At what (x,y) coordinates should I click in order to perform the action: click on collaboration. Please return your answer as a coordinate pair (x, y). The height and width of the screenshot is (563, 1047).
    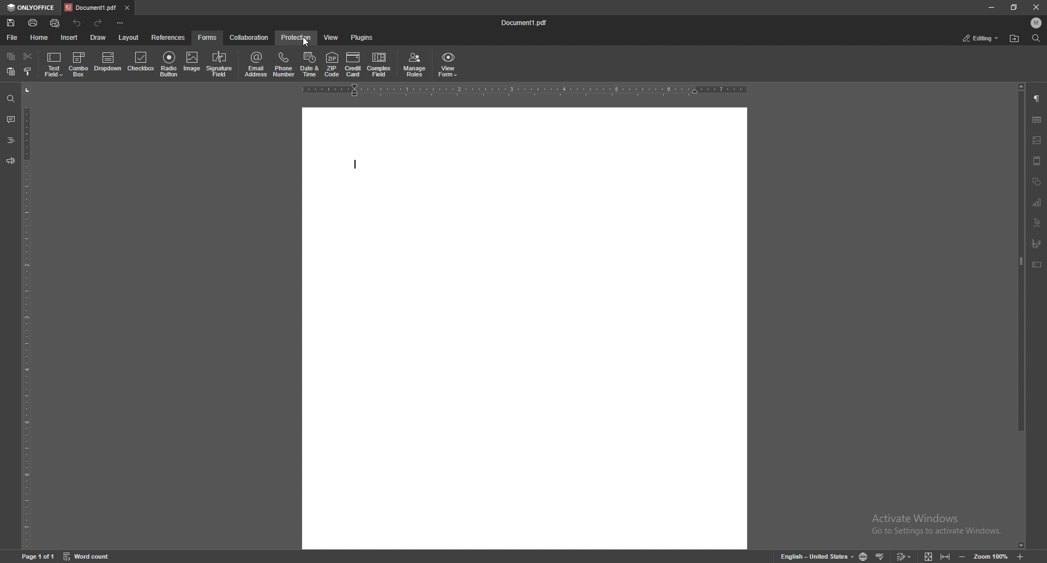
    Looking at the image, I should click on (249, 37).